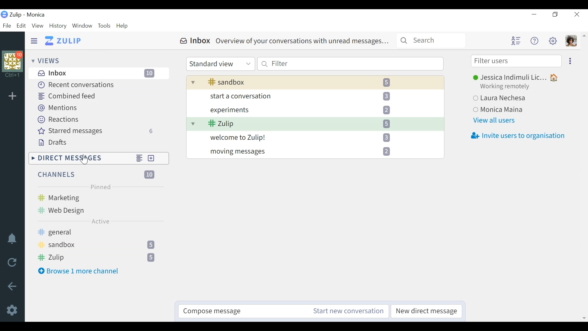  What do you see at coordinates (12, 262) in the screenshot?
I see `Reload` at bounding box center [12, 262].